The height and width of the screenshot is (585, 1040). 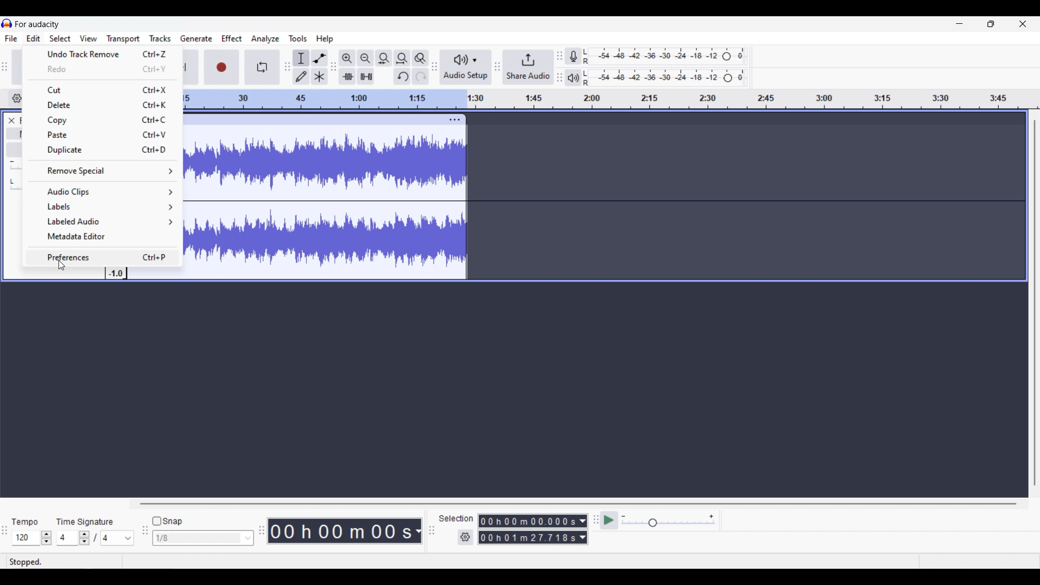 What do you see at coordinates (265, 39) in the screenshot?
I see `Analyze menu` at bounding box center [265, 39].